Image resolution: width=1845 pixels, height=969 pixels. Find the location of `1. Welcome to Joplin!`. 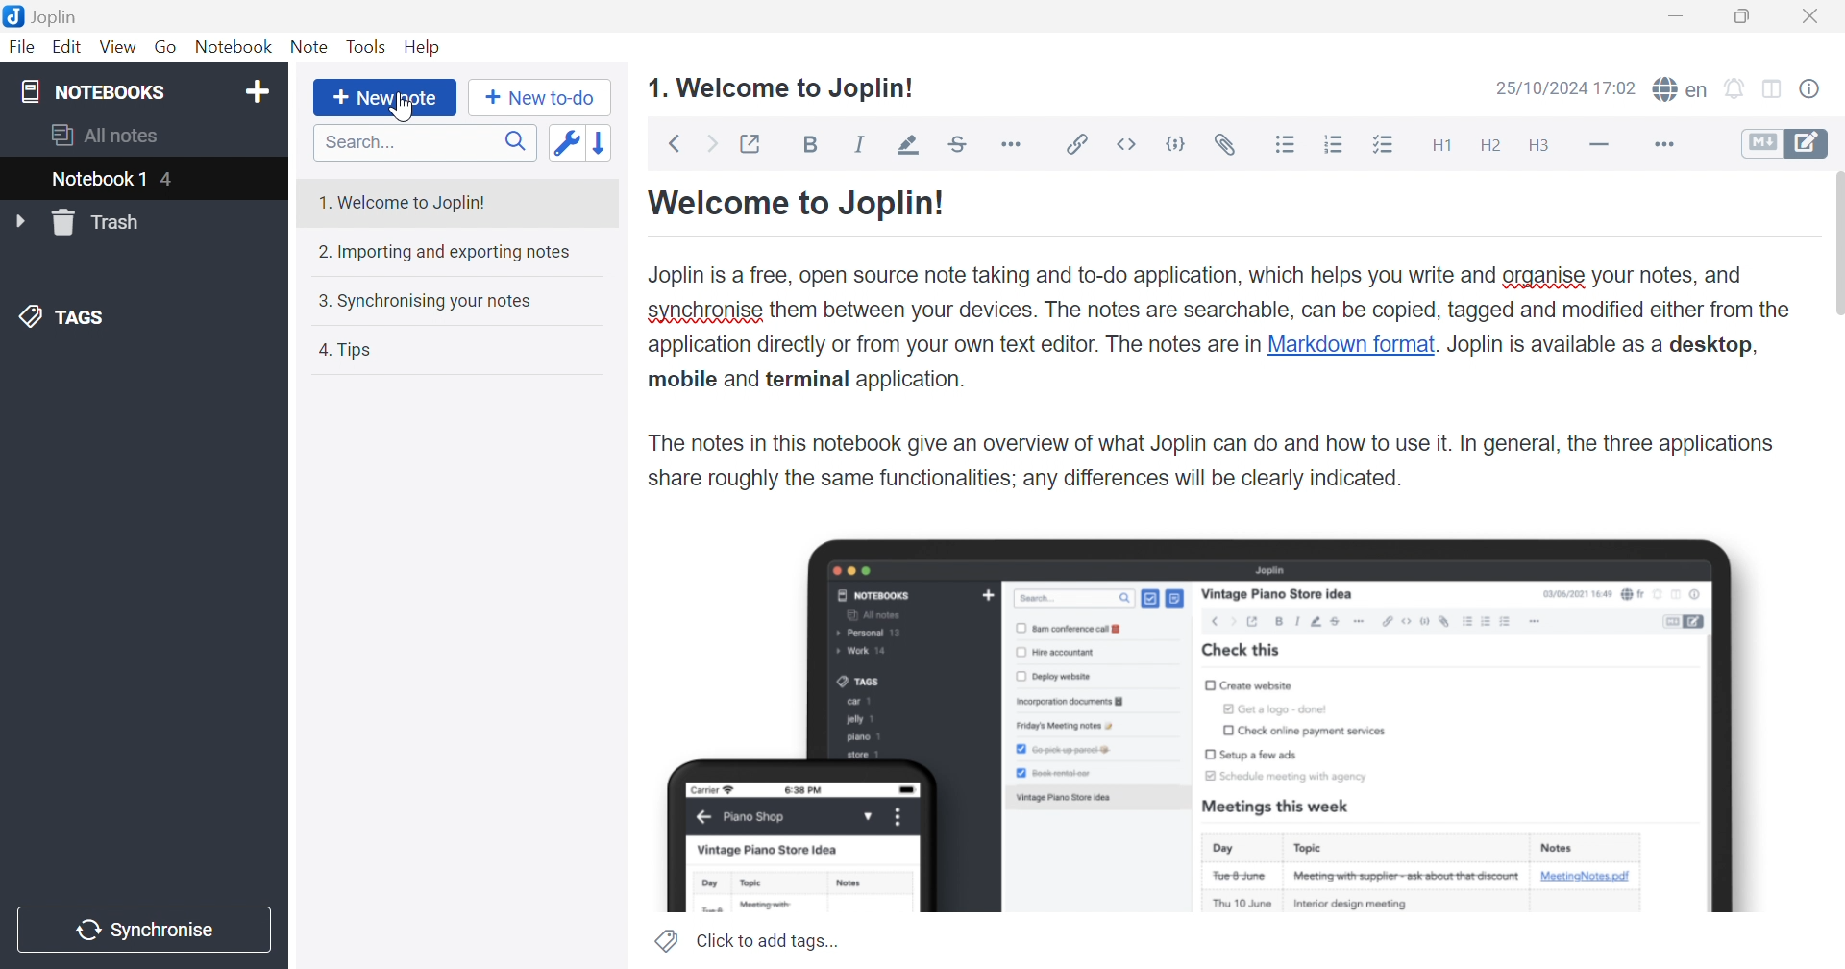

1. Welcome to Joplin! is located at coordinates (406, 199).